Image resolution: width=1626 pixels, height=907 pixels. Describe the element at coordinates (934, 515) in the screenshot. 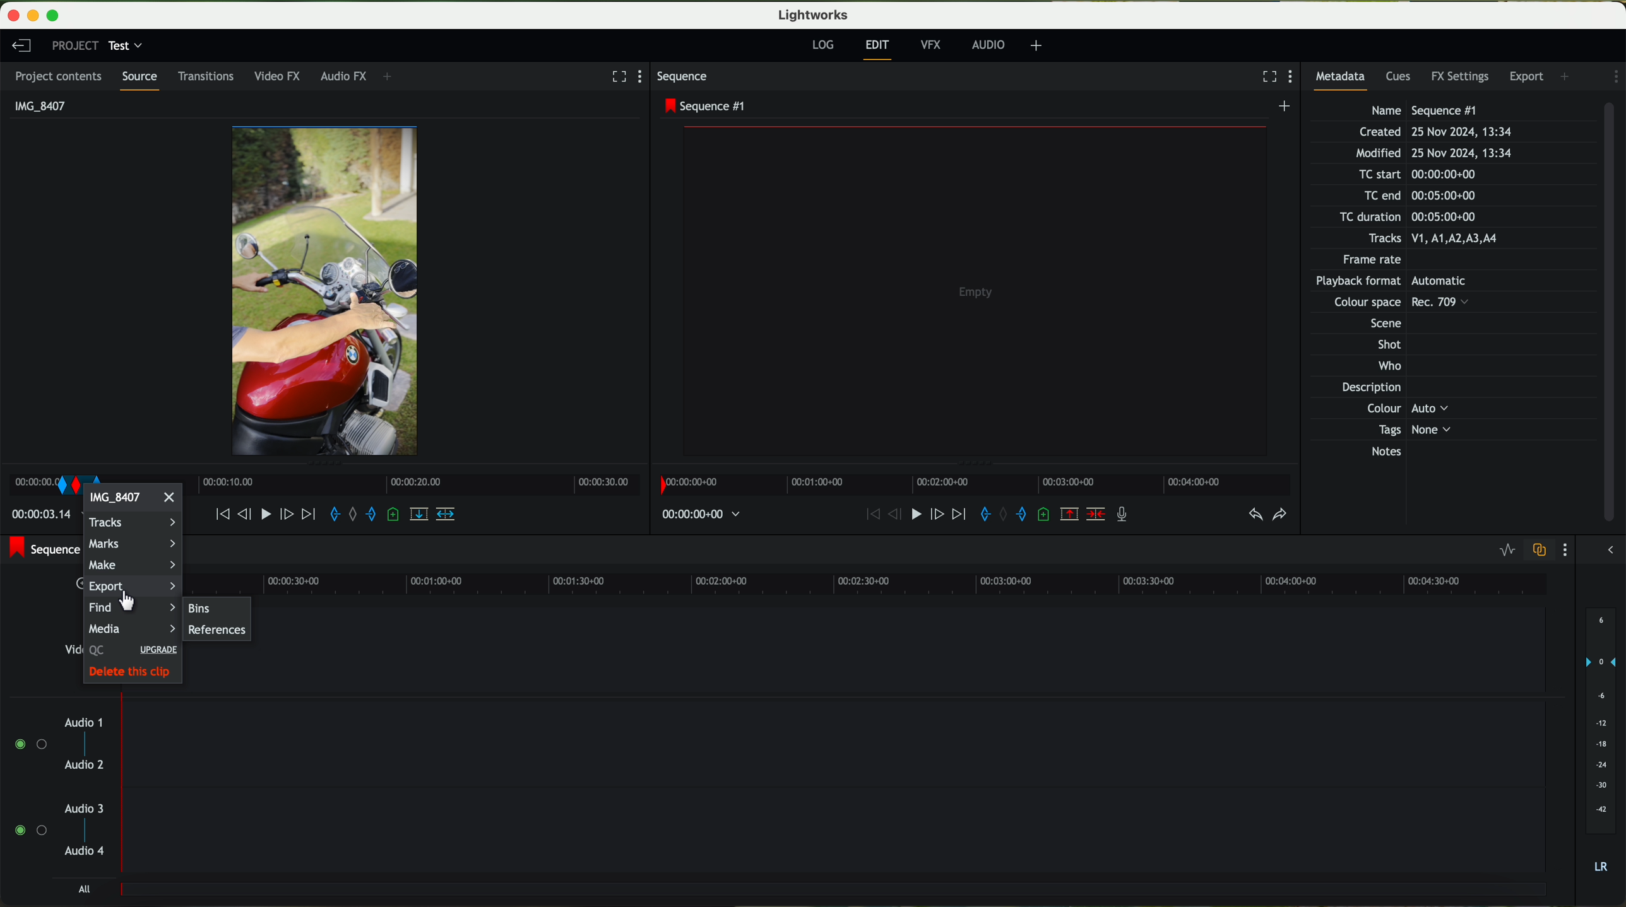

I see `nudge one frame foward` at that location.